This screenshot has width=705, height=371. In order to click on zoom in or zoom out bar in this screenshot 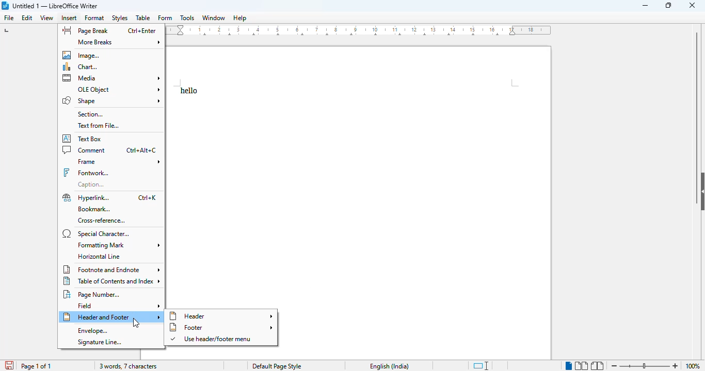, I will do `click(644, 366)`.